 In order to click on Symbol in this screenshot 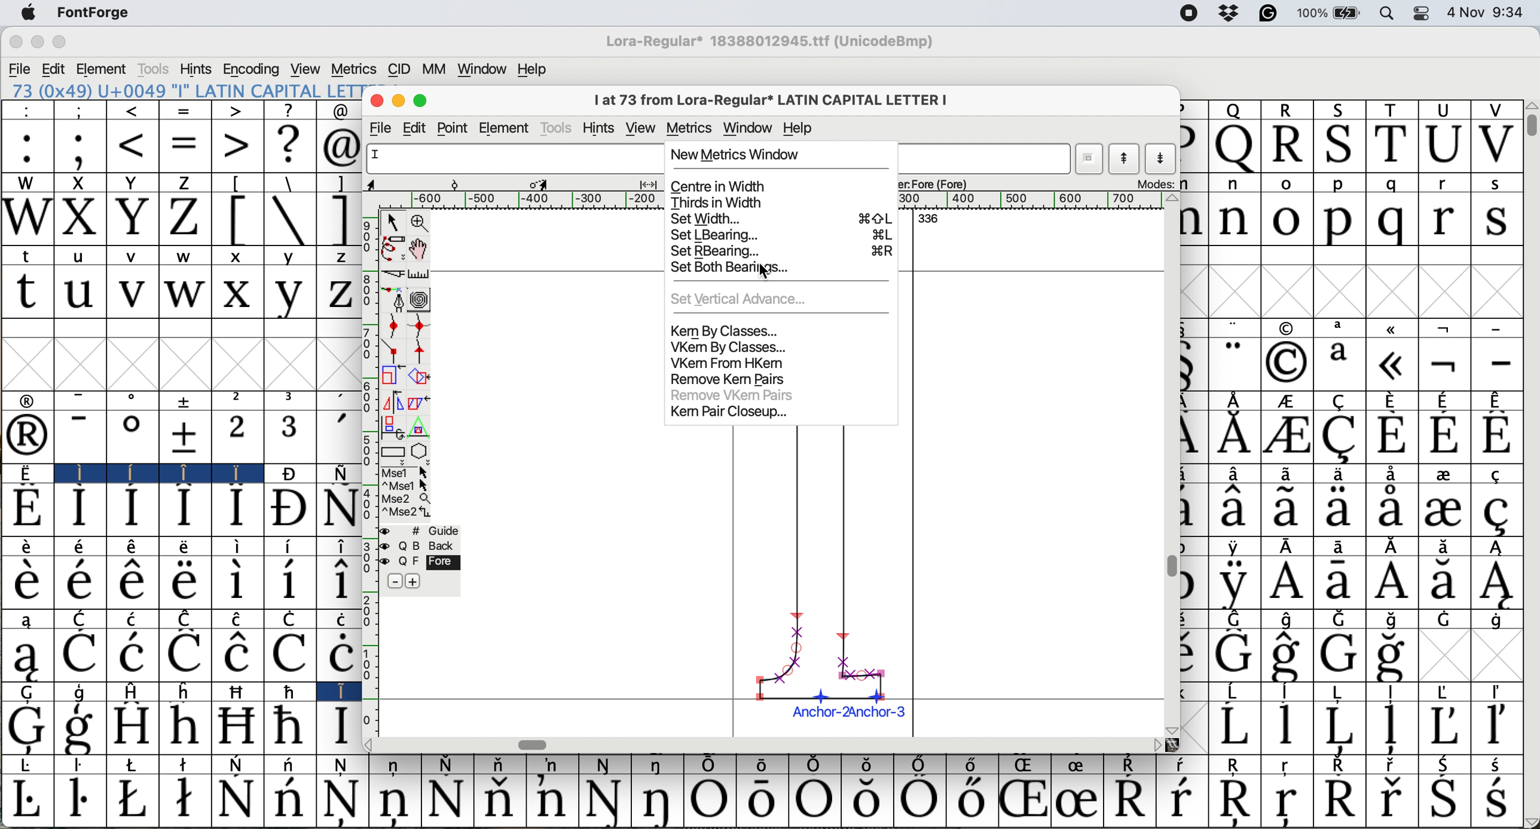, I will do `click(1497, 800)`.